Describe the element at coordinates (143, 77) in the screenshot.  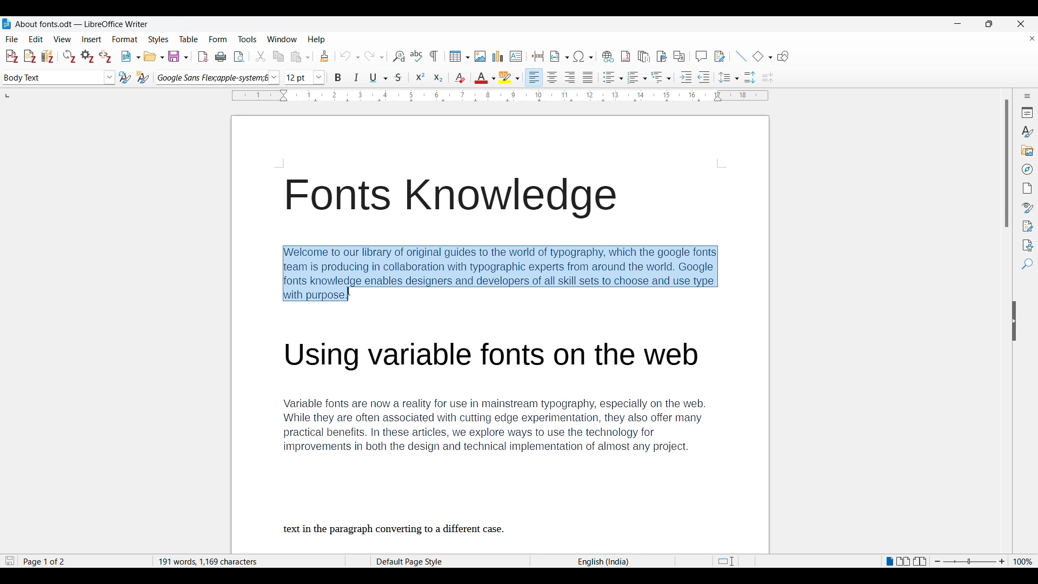
I see `New style from selection` at that location.